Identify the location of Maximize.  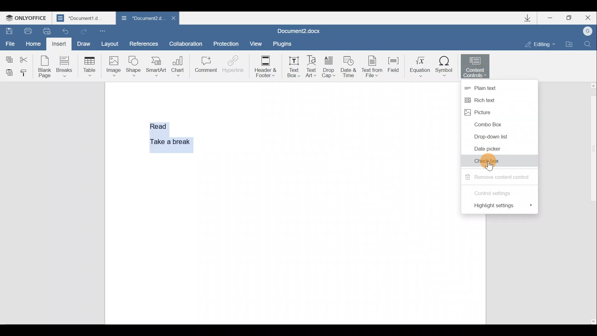
(572, 17).